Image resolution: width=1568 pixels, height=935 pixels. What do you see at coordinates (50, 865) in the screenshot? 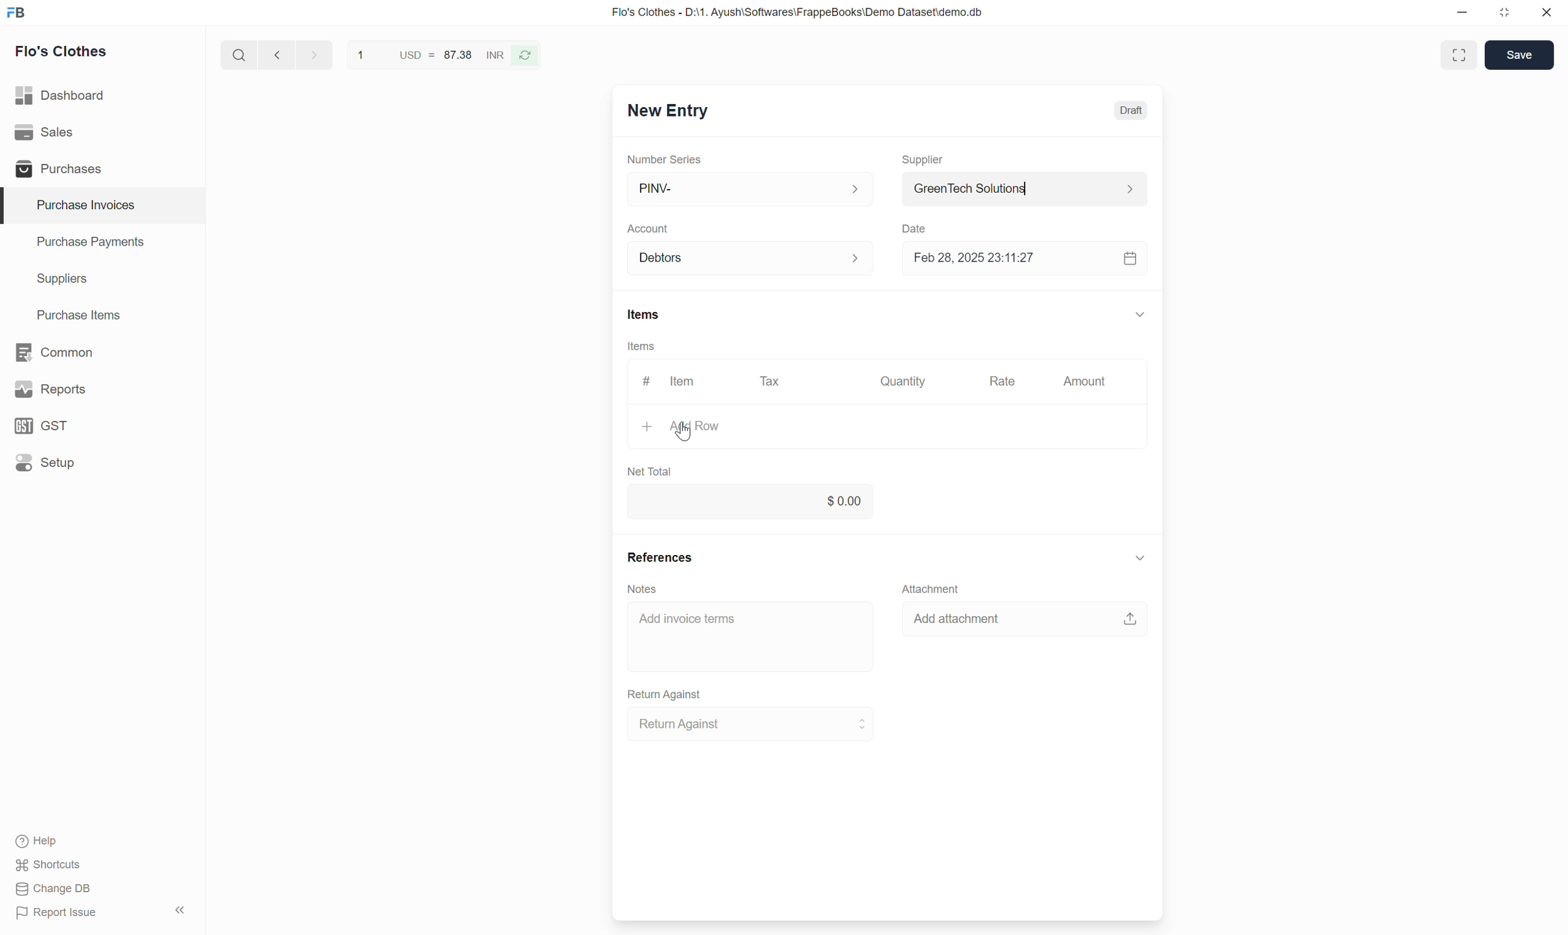
I see `Shortcuts` at bounding box center [50, 865].